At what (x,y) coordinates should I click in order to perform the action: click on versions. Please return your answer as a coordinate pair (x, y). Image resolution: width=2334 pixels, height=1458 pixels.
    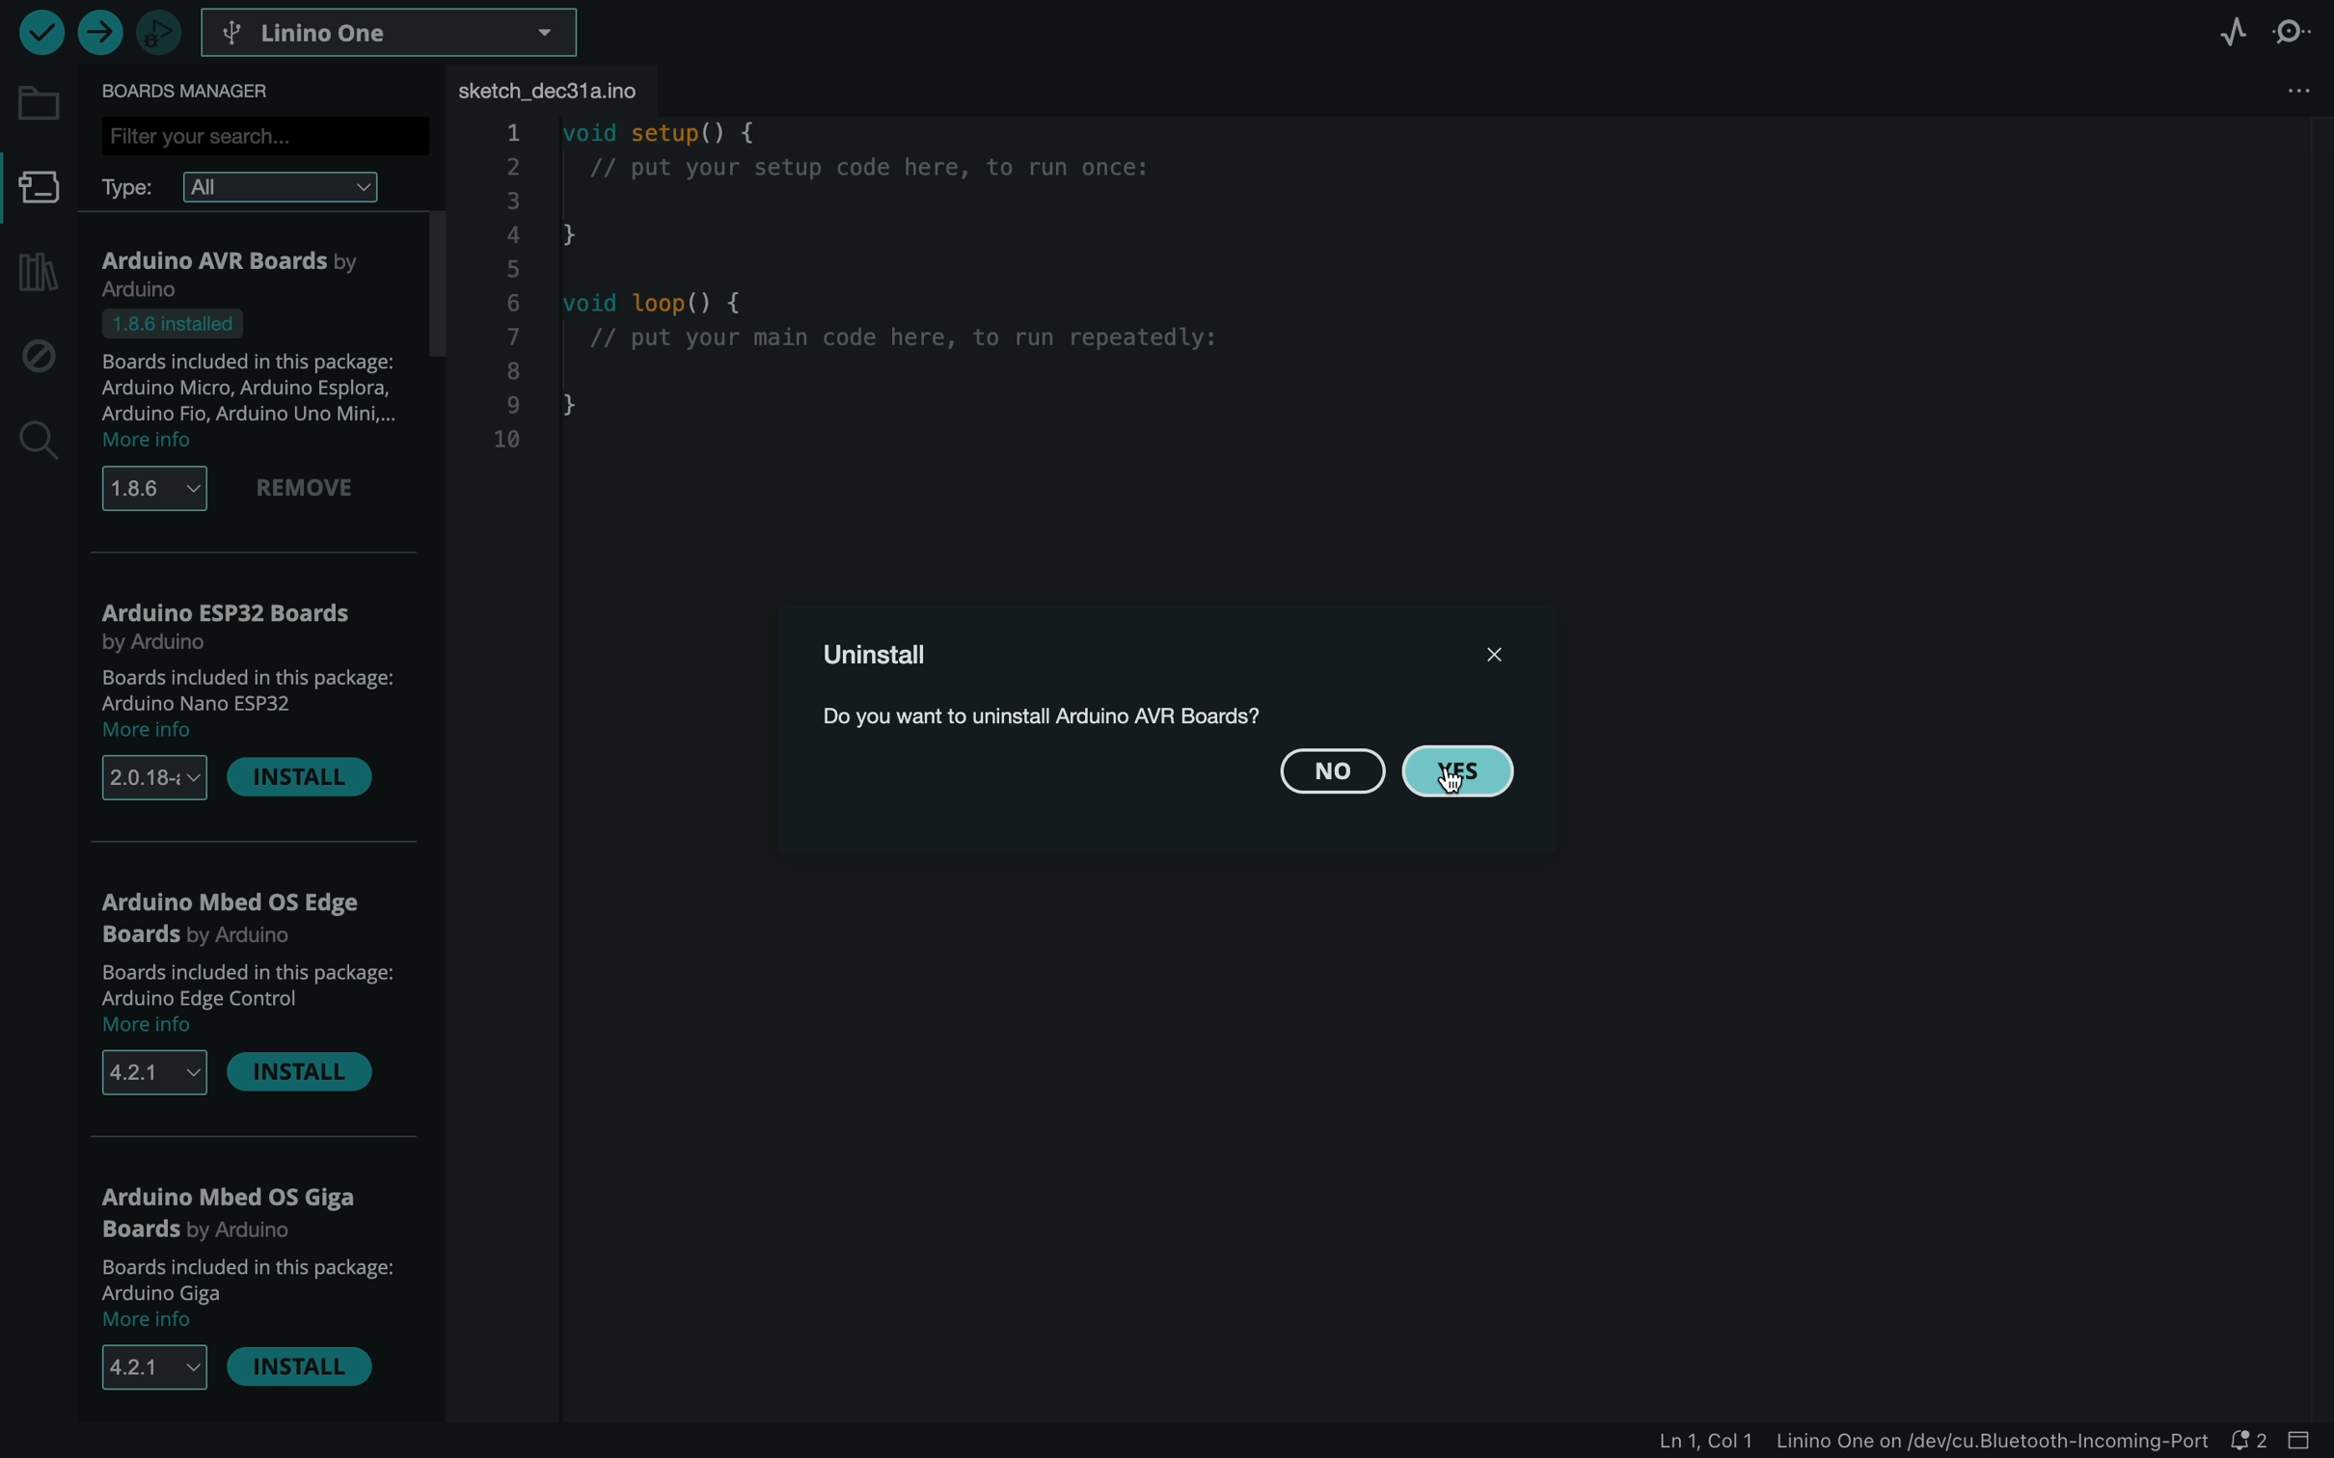
    Looking at the image, I should click on (150, 778).